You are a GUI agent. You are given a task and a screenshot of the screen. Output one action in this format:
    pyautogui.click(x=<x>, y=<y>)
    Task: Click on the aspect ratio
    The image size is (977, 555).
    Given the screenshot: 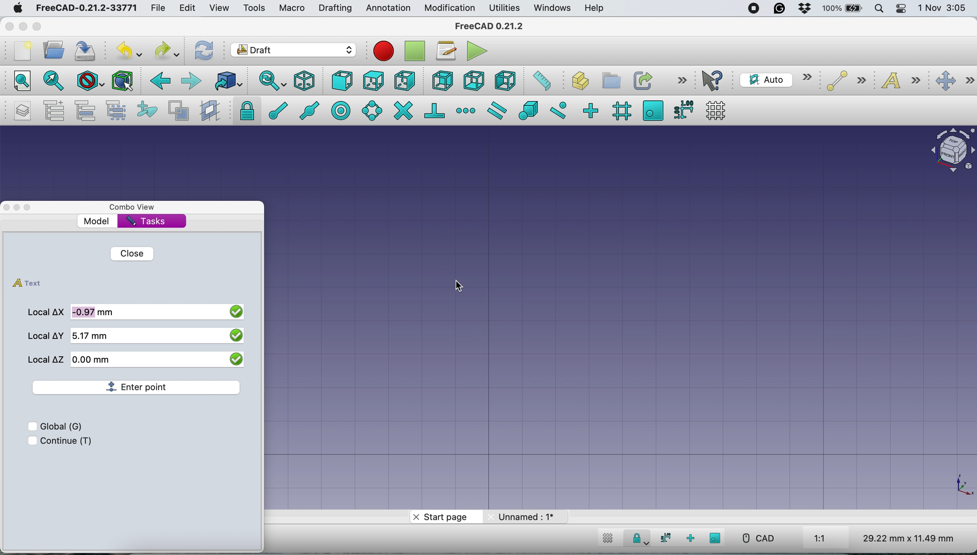 What is the action you would take?
    pyautogui.click(x=827, y=537)
    